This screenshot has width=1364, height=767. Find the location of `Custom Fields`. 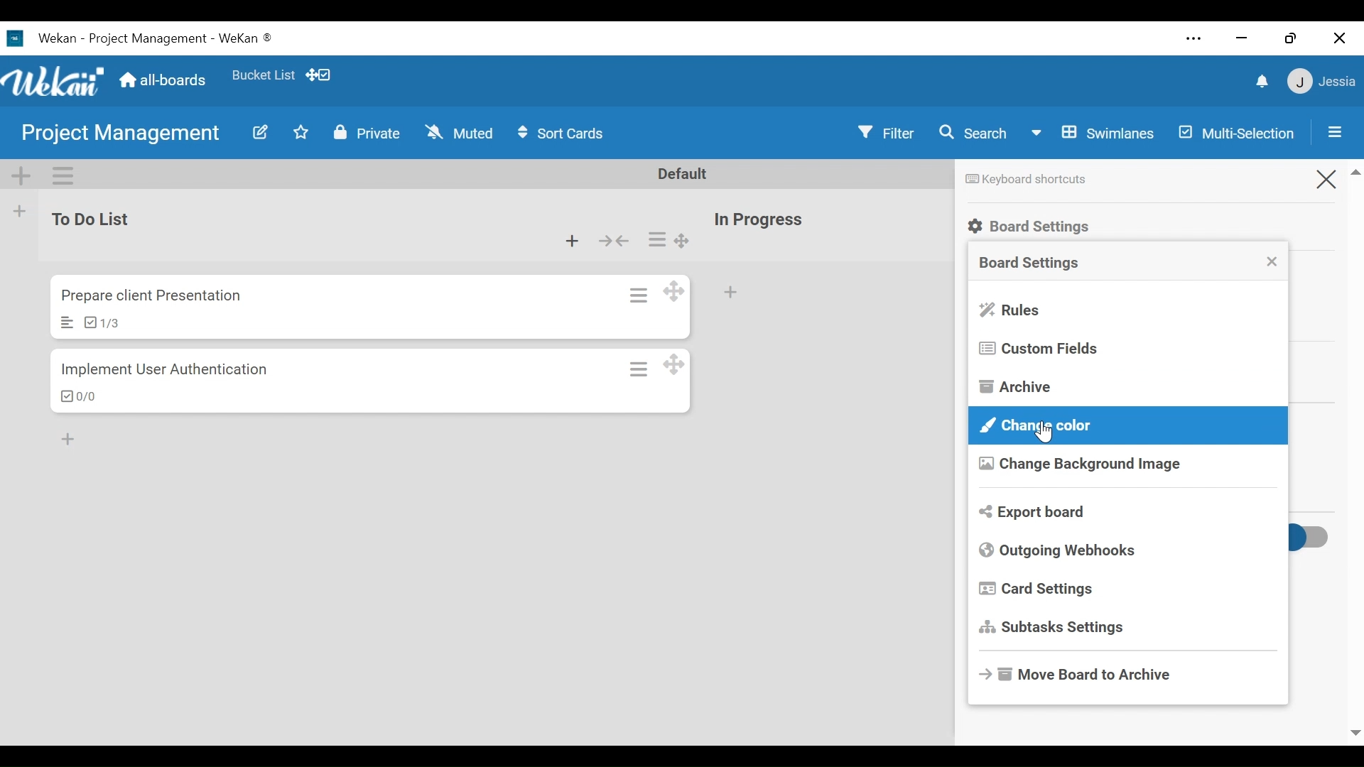

Custom Fields is located at coordinates (1039, 349).